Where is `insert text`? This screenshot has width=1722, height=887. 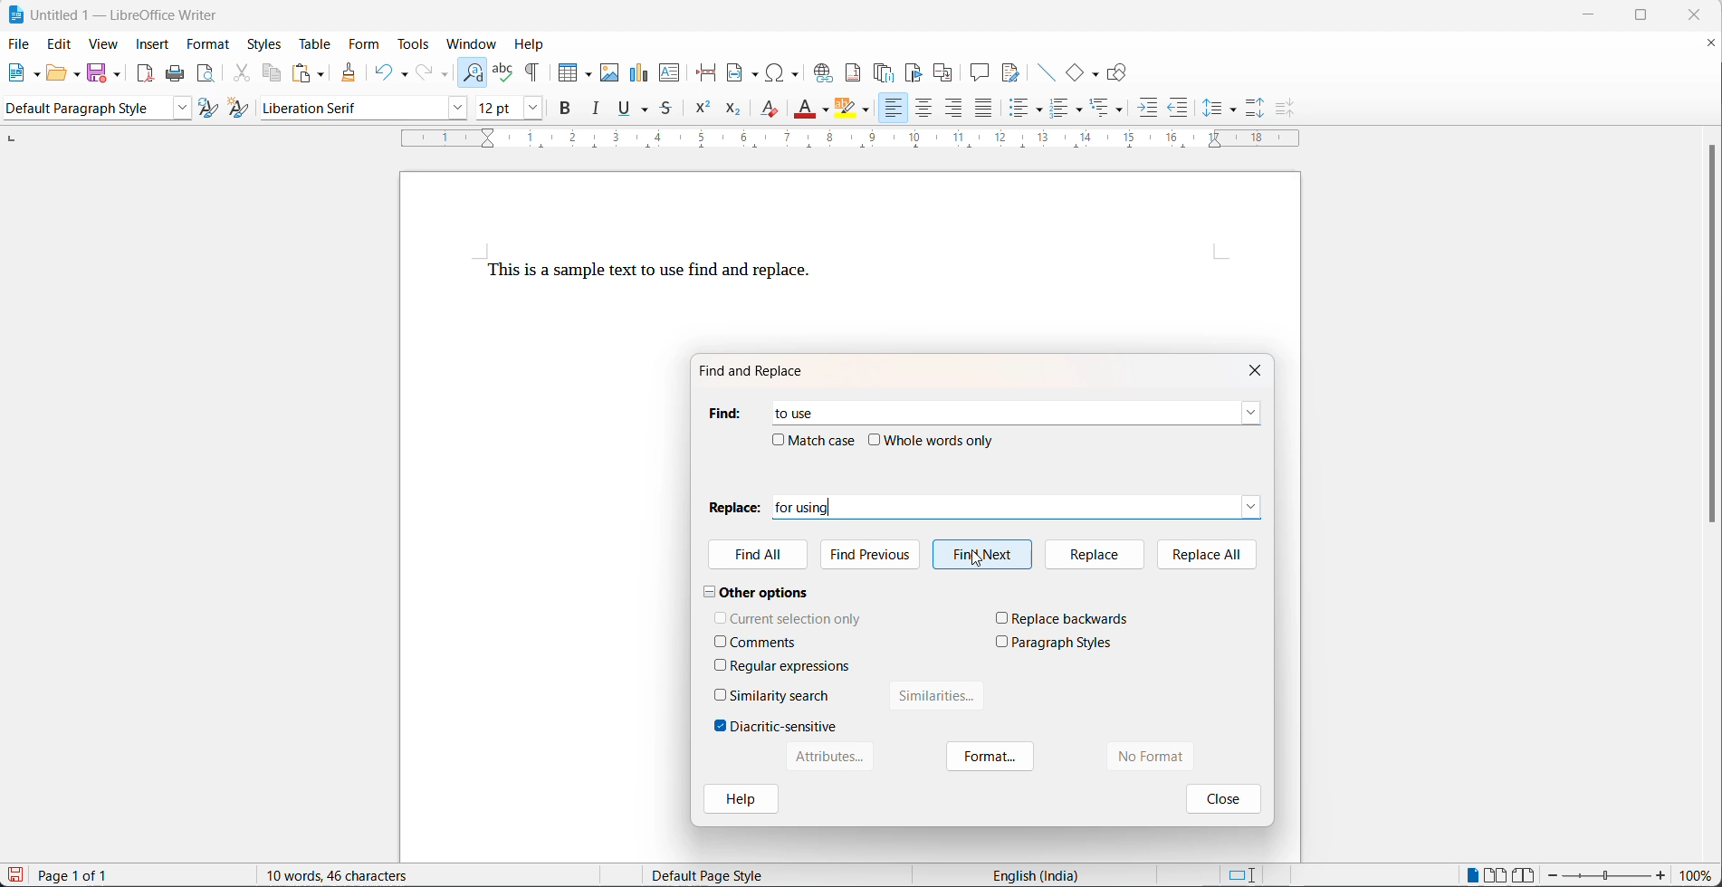
insert text is located at coordinates (671, 74).